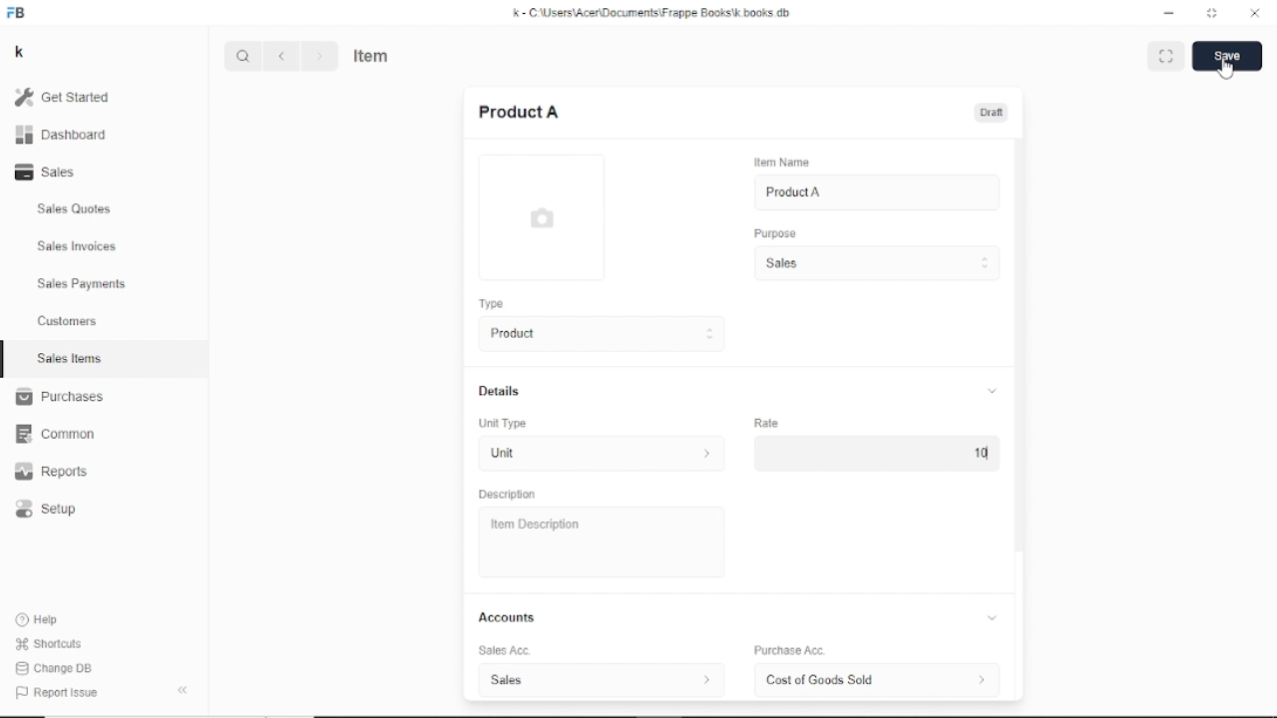 Image resolution: width=1277 pixels, height=718 pixels. Describe the element at coordinates (54, 691) in the screenshot. I see `Report issue` at that location.